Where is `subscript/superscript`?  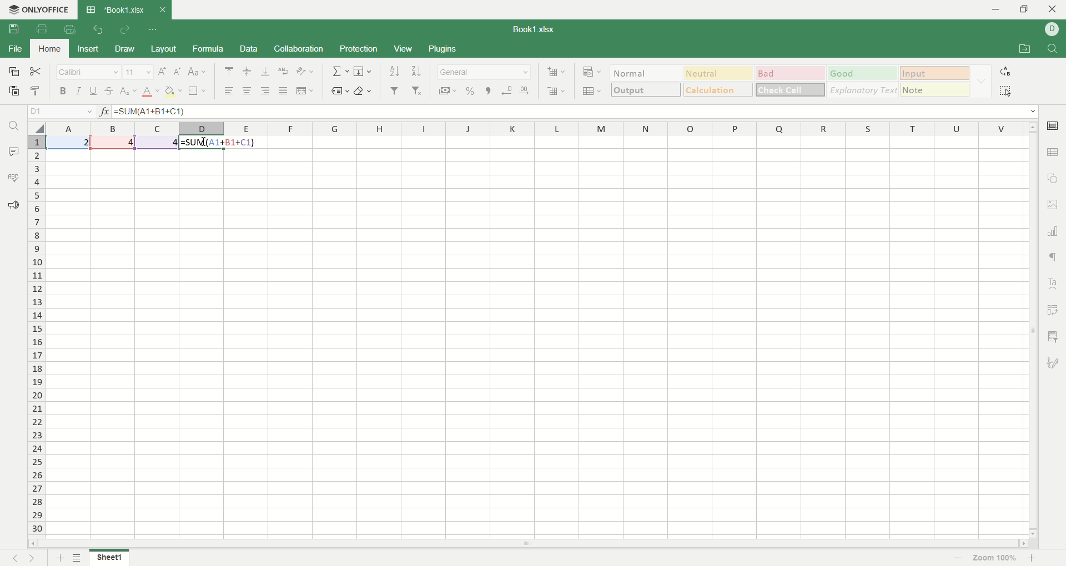 subscript/superscript is located at coordinates (128, 92).